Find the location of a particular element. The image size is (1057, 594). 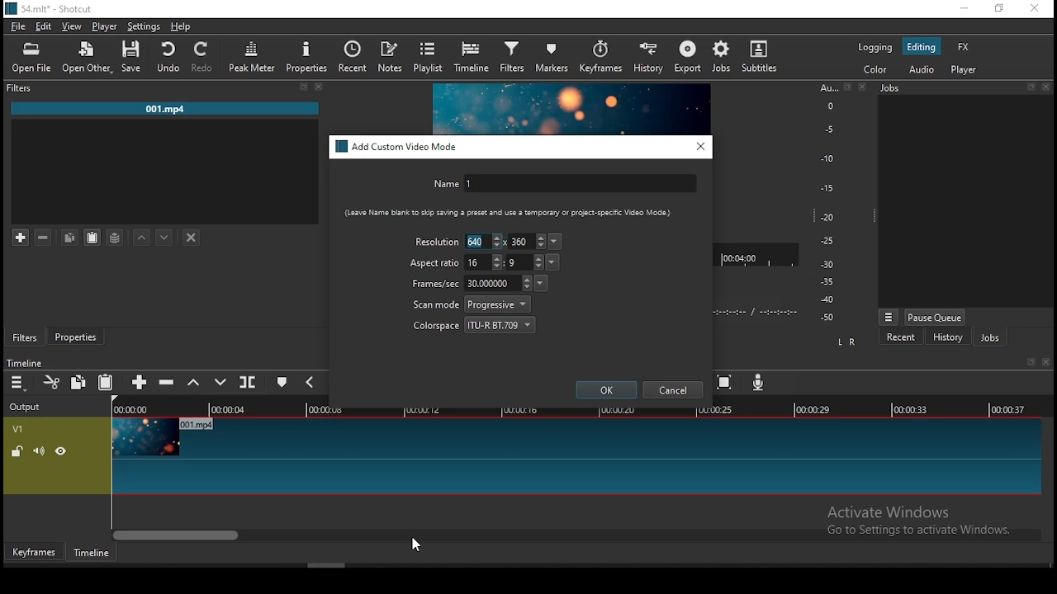

00:04:00 is located at coordinates (742, 255).